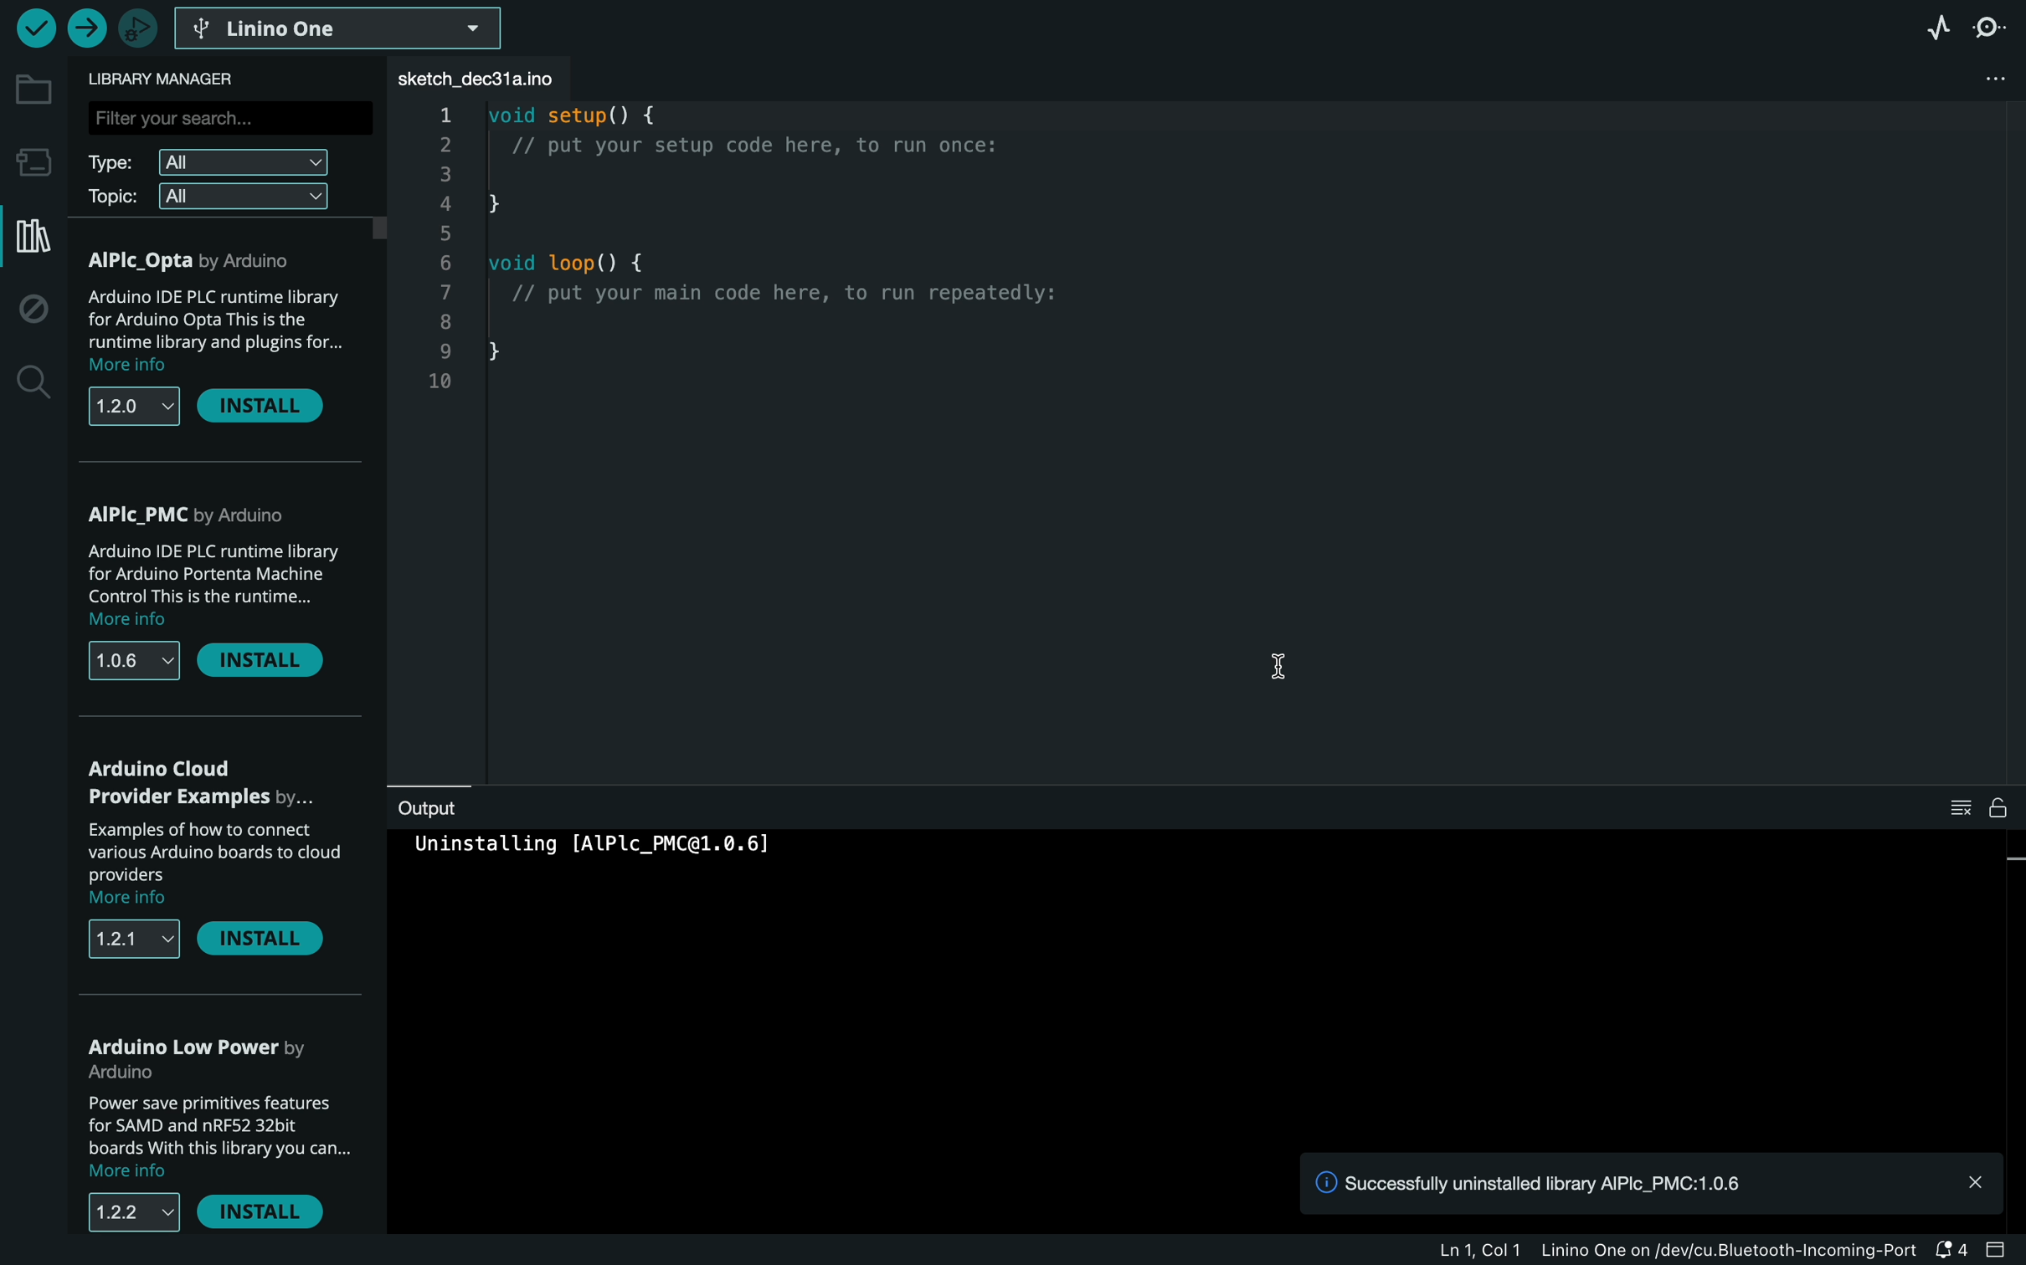  I want to click on versions, so click(133, 660).